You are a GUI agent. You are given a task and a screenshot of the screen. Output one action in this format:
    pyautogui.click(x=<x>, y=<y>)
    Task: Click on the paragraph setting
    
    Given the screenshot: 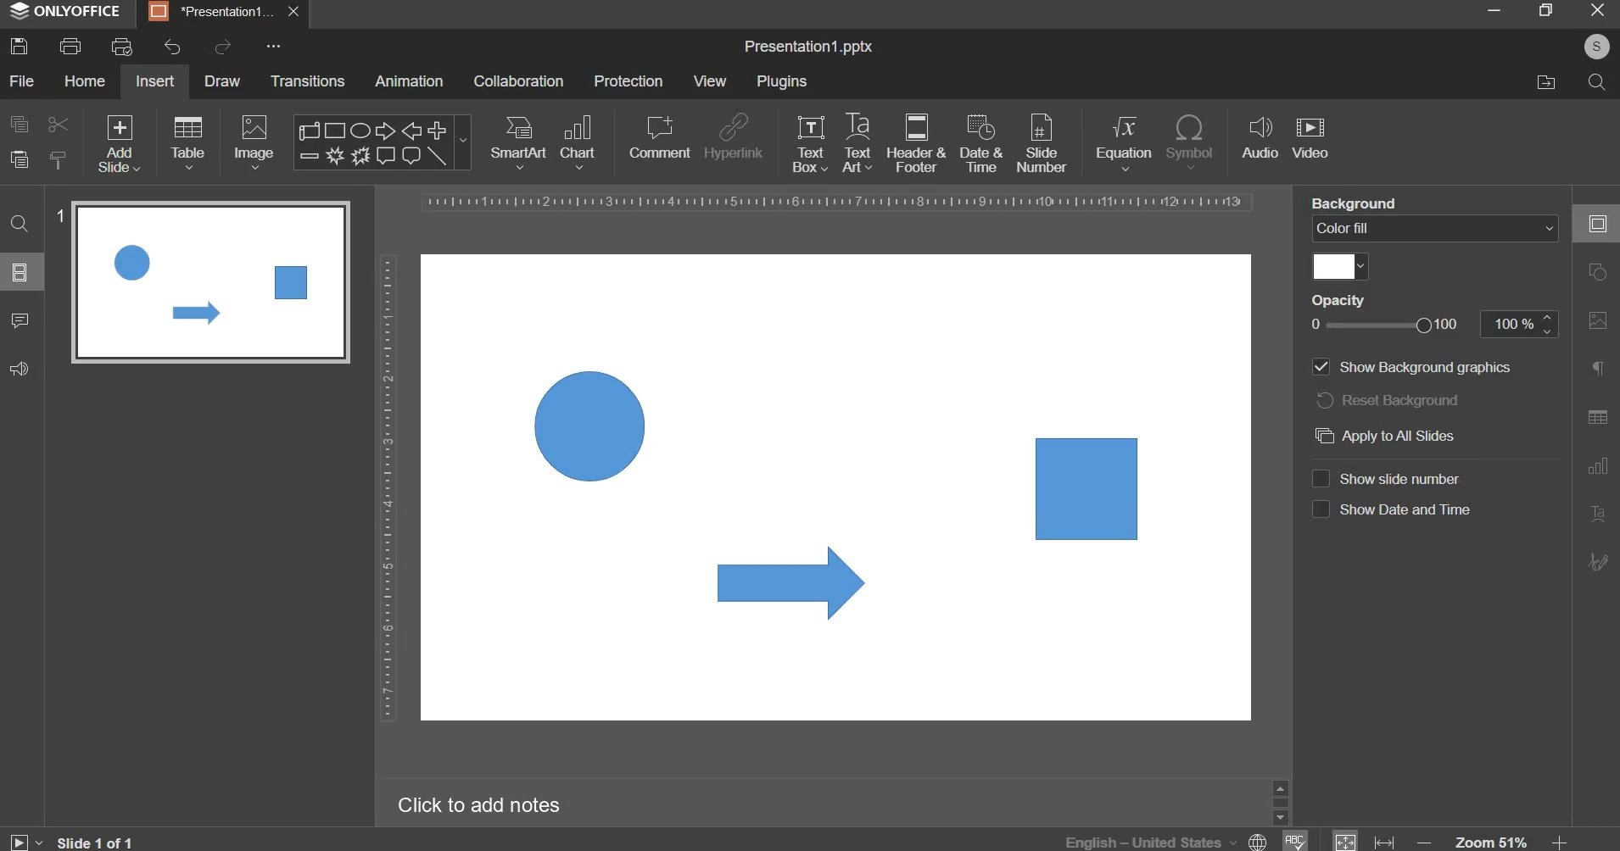 What is the action you would take?
    pyautogui.click(x=1599, y=370)
    